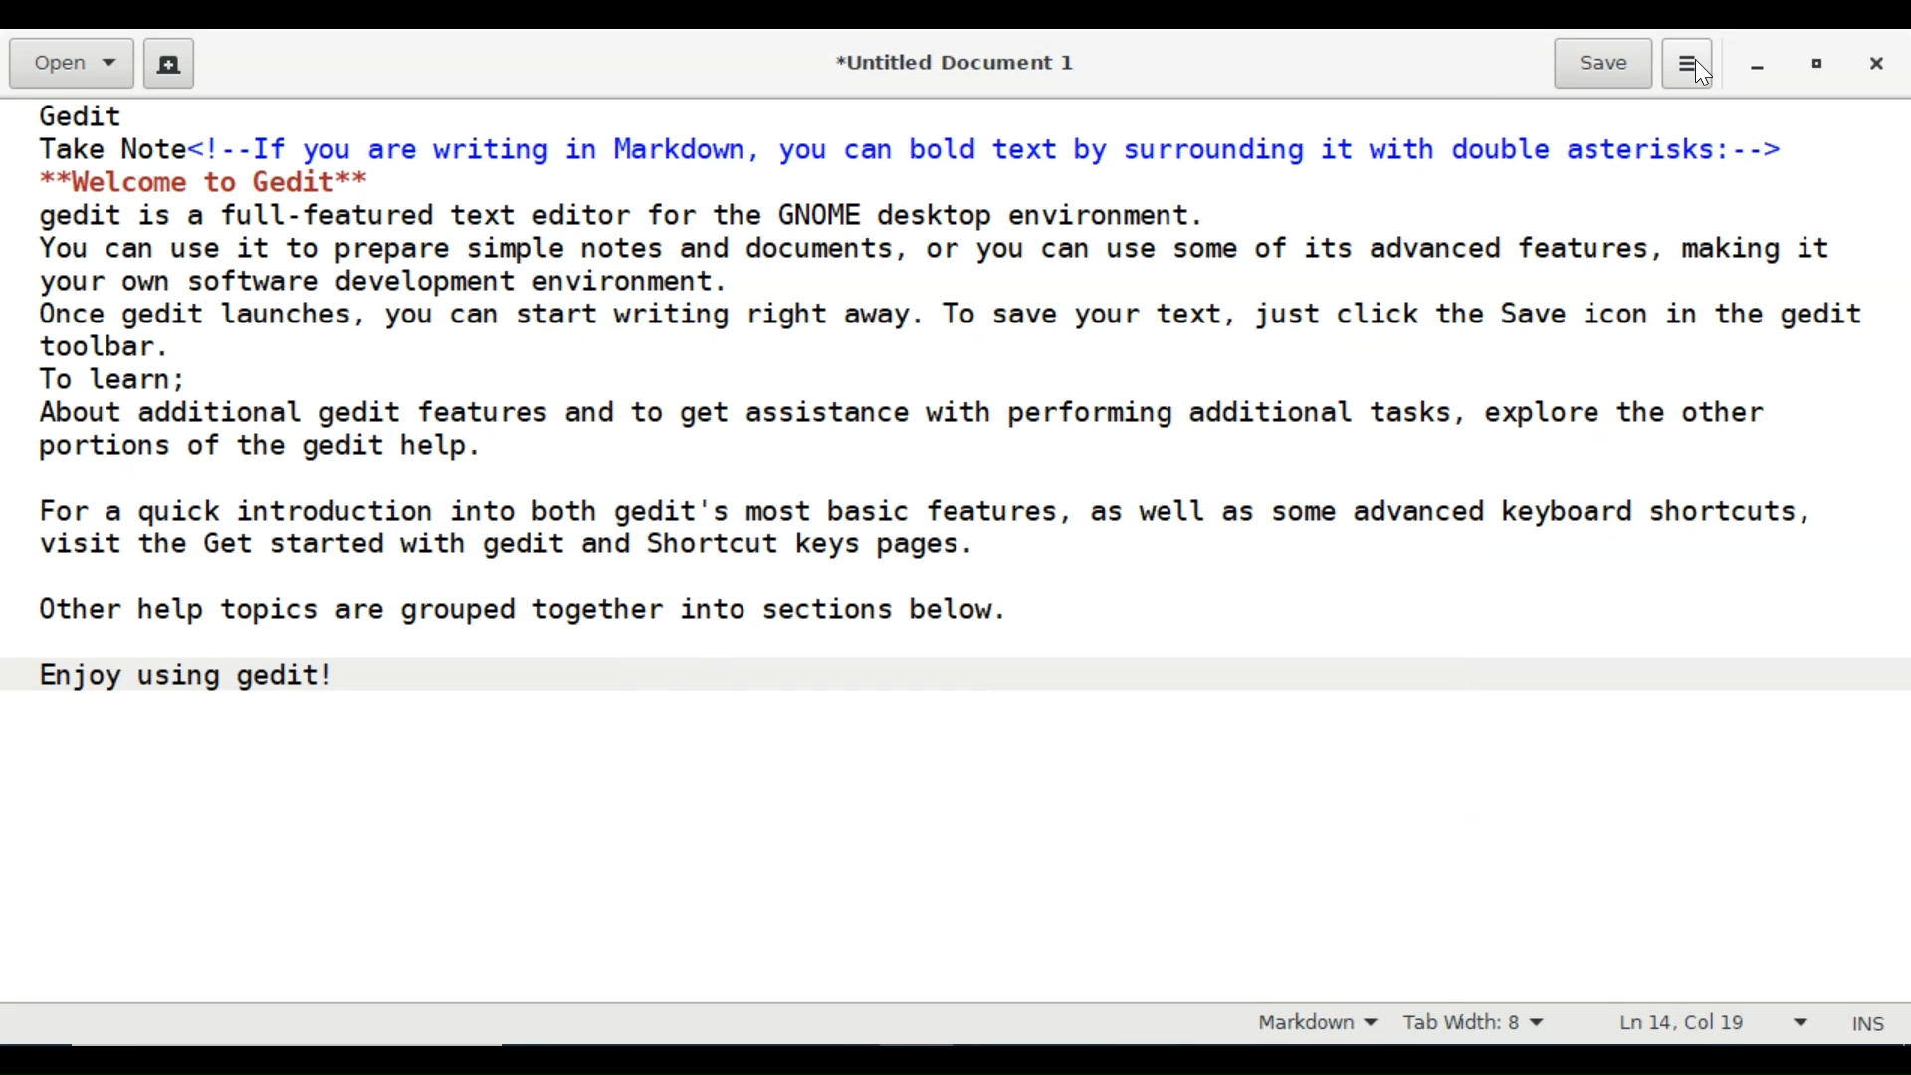 The height and width of the screenshot is (1075, 1911). Describe the element at coordinates (1874, 65) in the screenshot. I see `Close` at that location.